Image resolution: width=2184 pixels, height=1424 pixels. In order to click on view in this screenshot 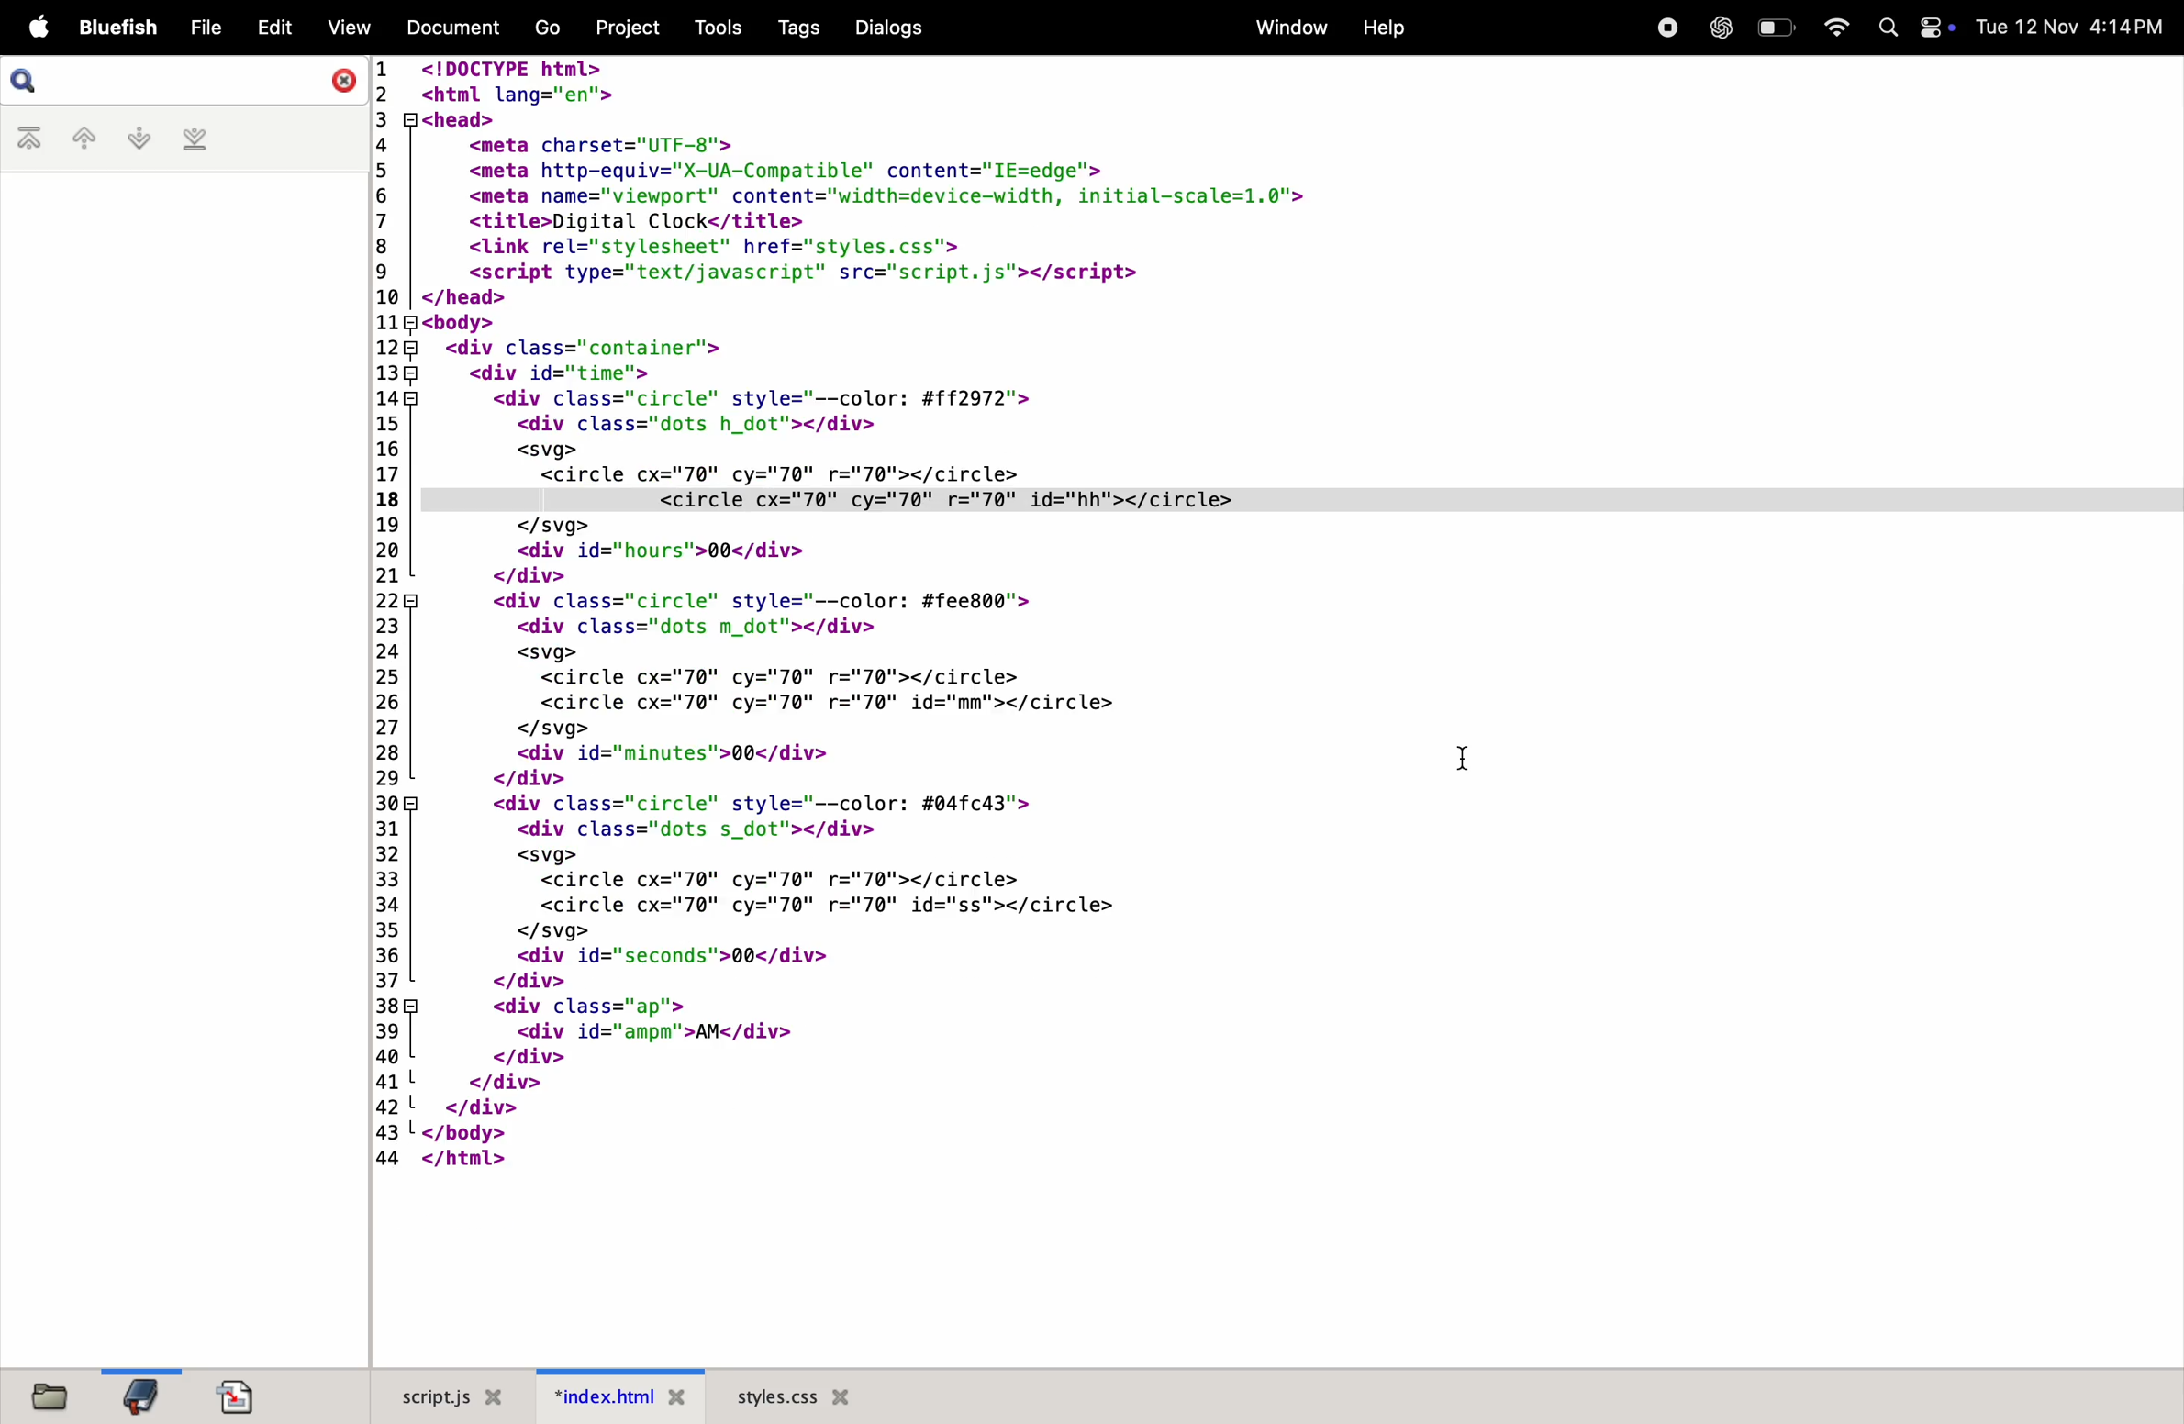, I will do `click(340, 28)`.